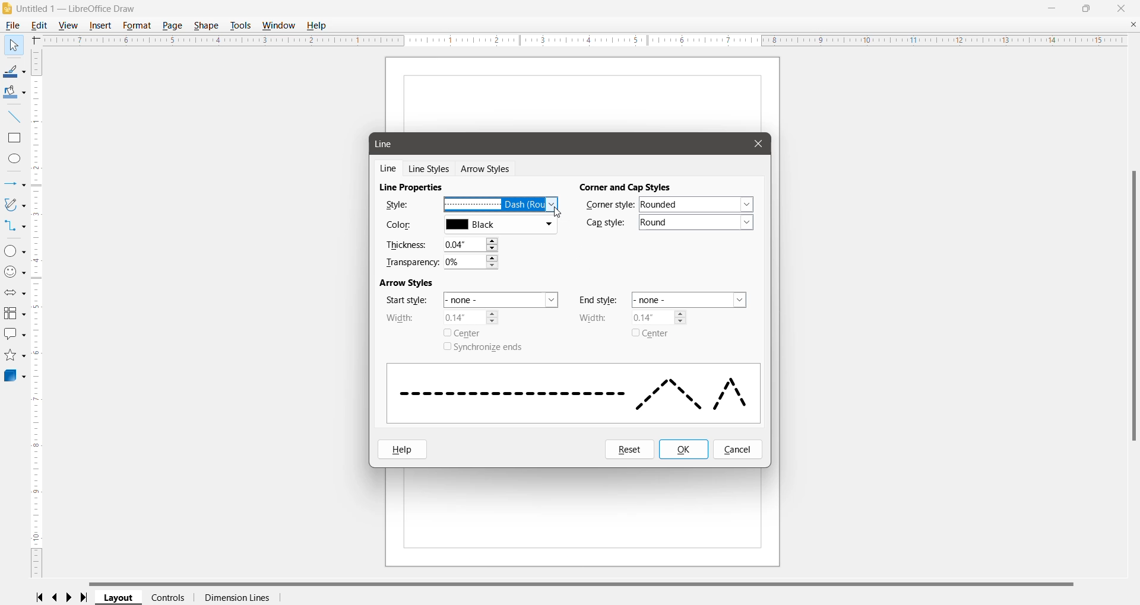 This screenshot has width=1140, height=605. Describe the element at coordinates (1133, 24) in the screenshot. I see `Close Document` at that location.